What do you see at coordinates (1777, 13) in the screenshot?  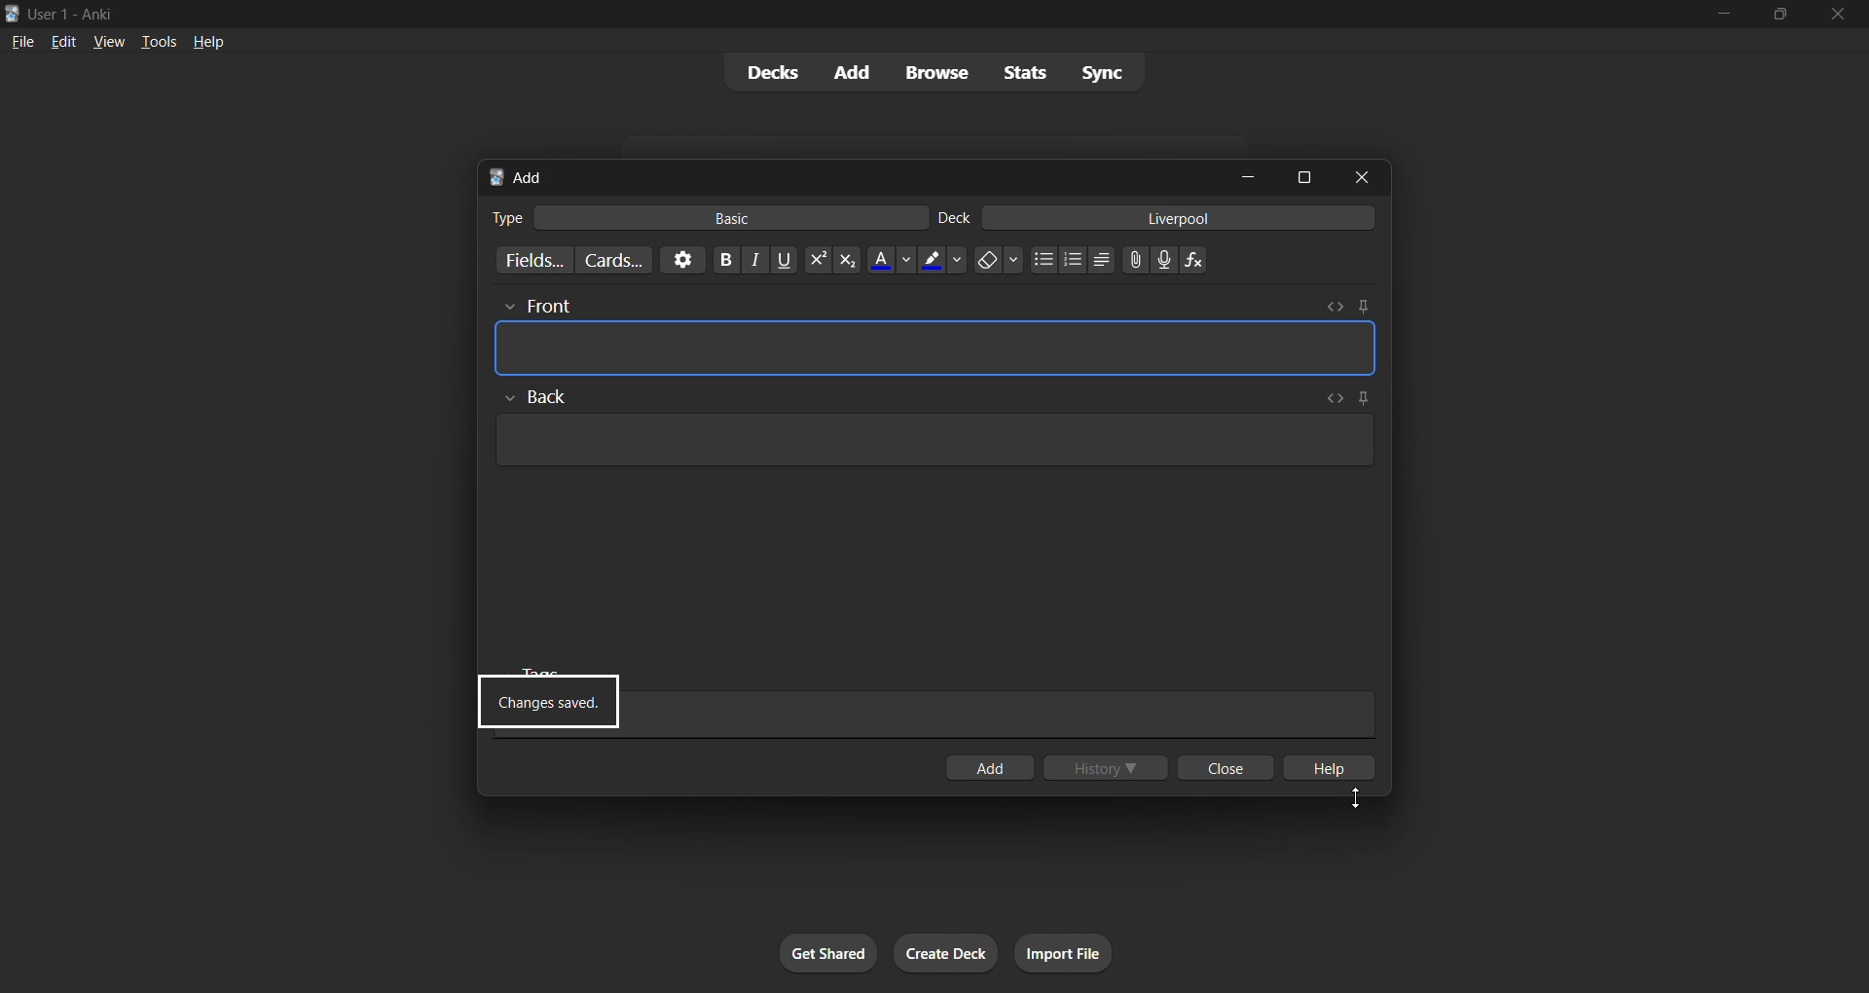 I see `maximize/restore` at bounding box center [1777, 13].